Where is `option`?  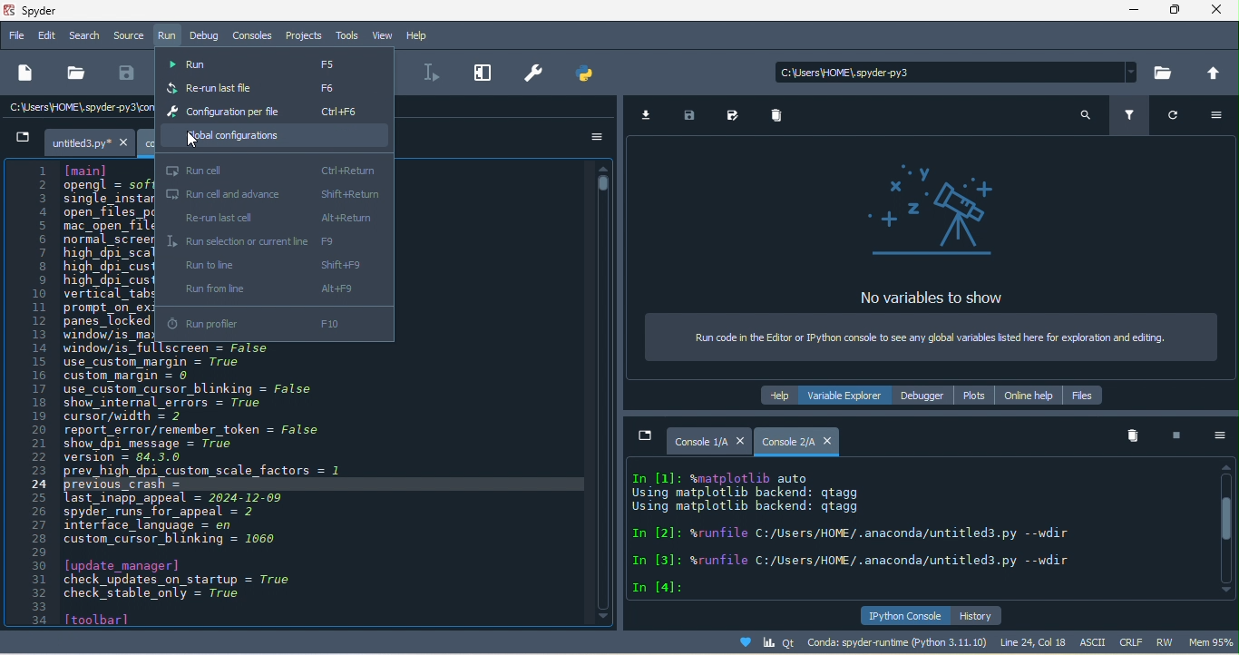 option is located at coordinates (599, 139).